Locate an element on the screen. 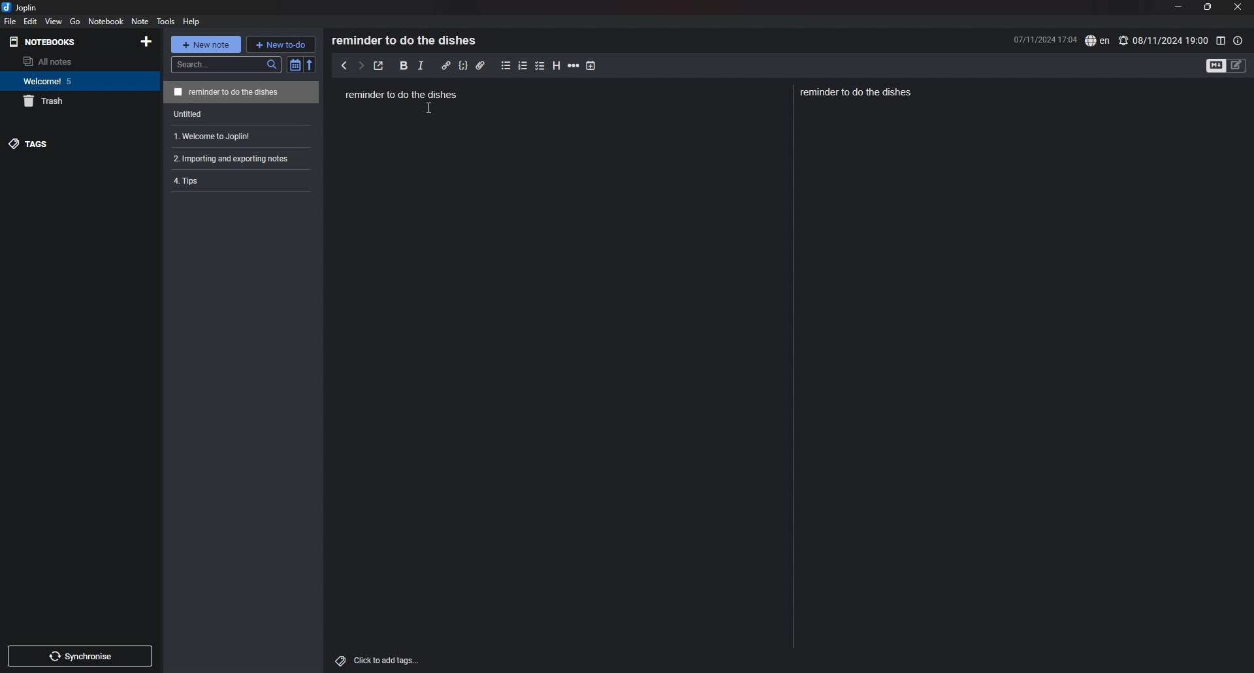 The width and height of the screenshot is (1254, 673). add time is located at coordinates (591, 65).